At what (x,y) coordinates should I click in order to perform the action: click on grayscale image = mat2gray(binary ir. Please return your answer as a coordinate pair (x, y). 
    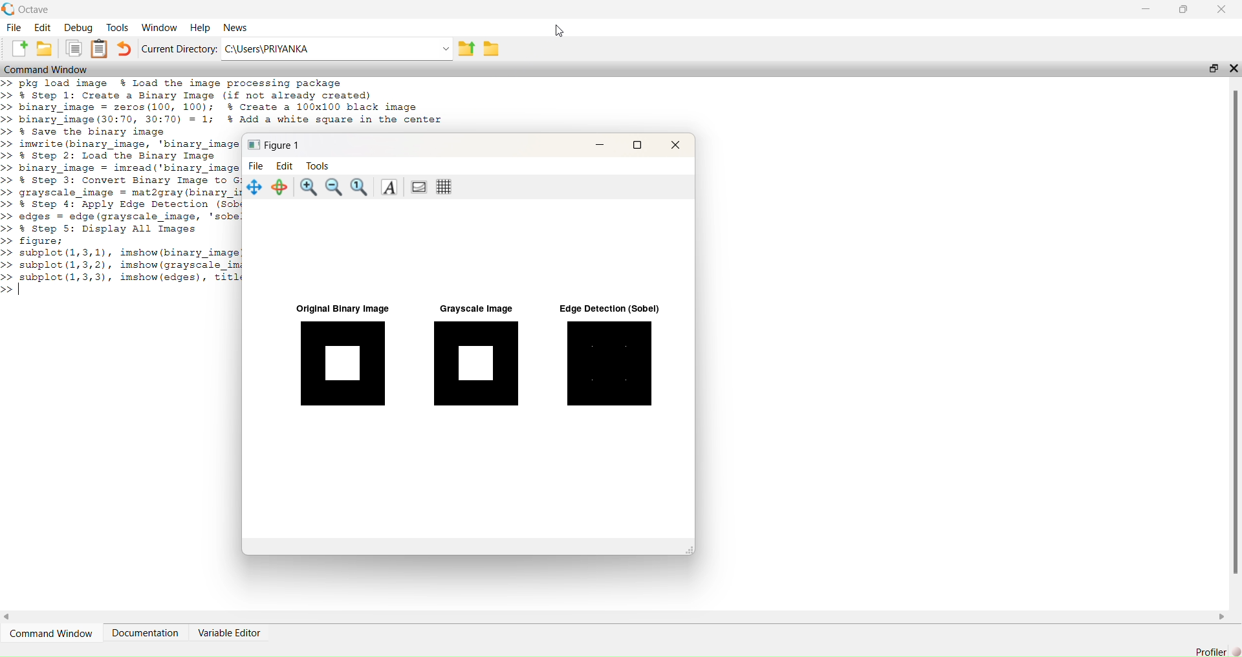
    Looking at the image, I should click on (130, 193).